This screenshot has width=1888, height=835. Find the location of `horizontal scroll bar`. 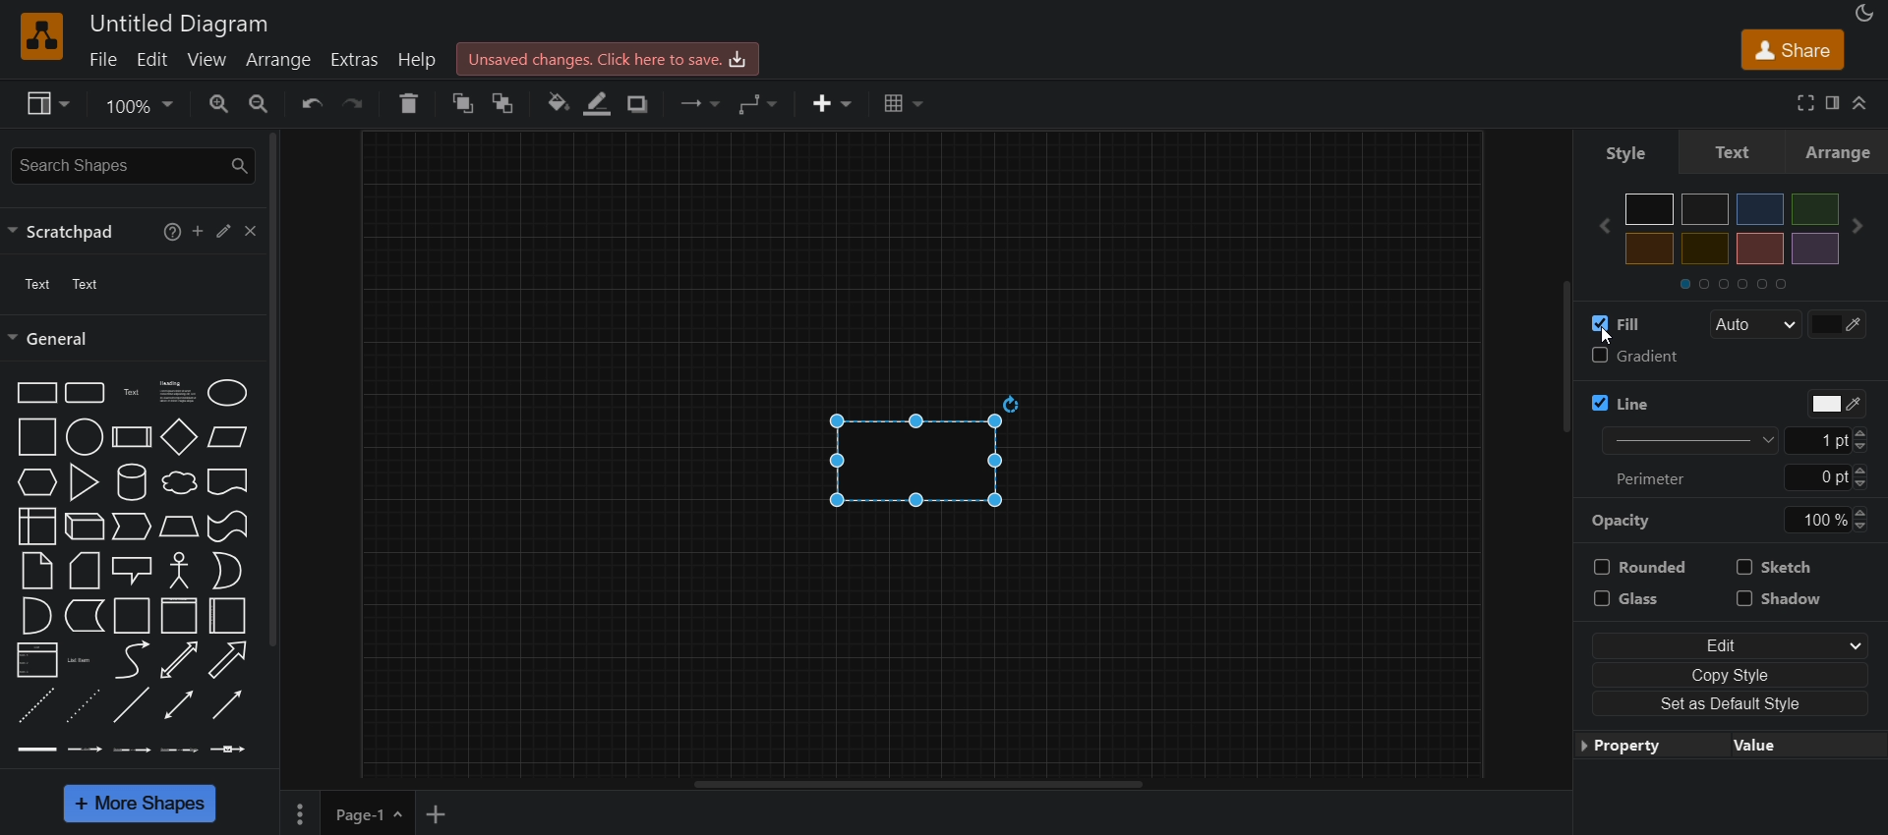

horizontal scroll bar is located at coordinates (921, 785).